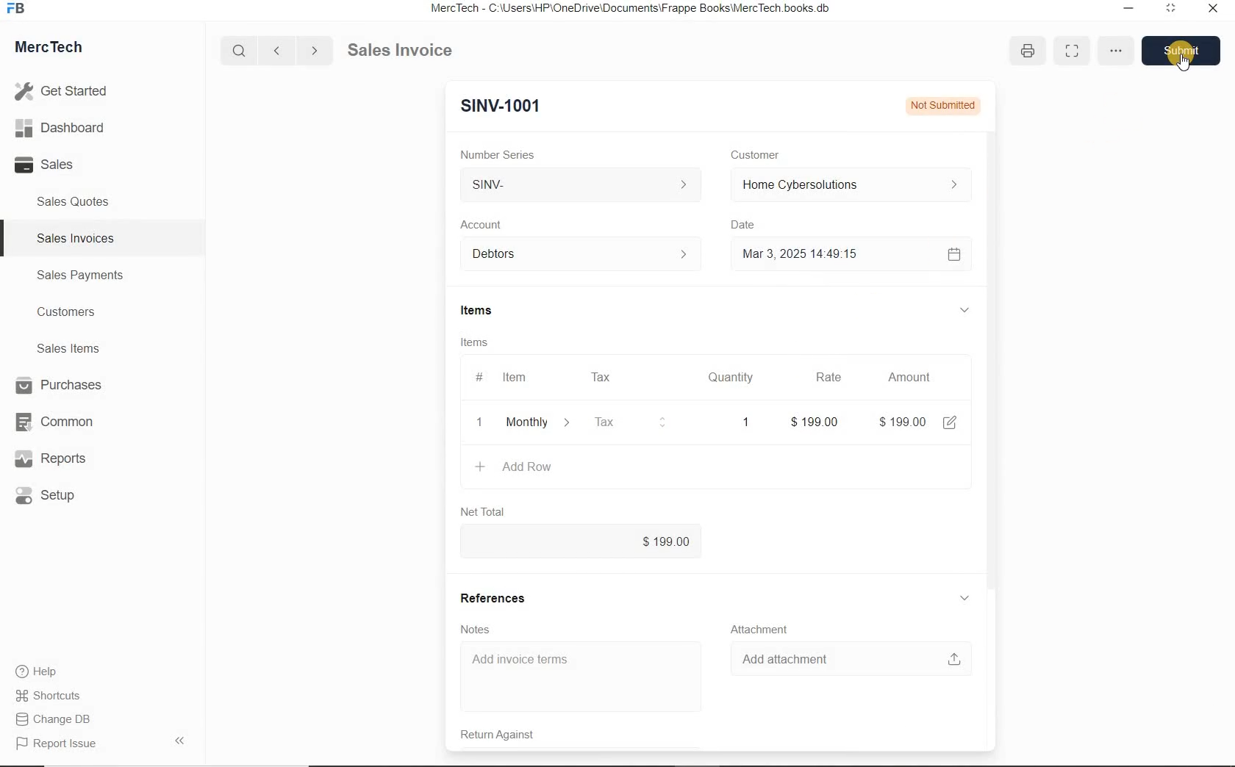 This screenshot has width=1235, height=767. Describe the element at coordinates (56, 50) in the screenshot. I see `MercTech` at that location.